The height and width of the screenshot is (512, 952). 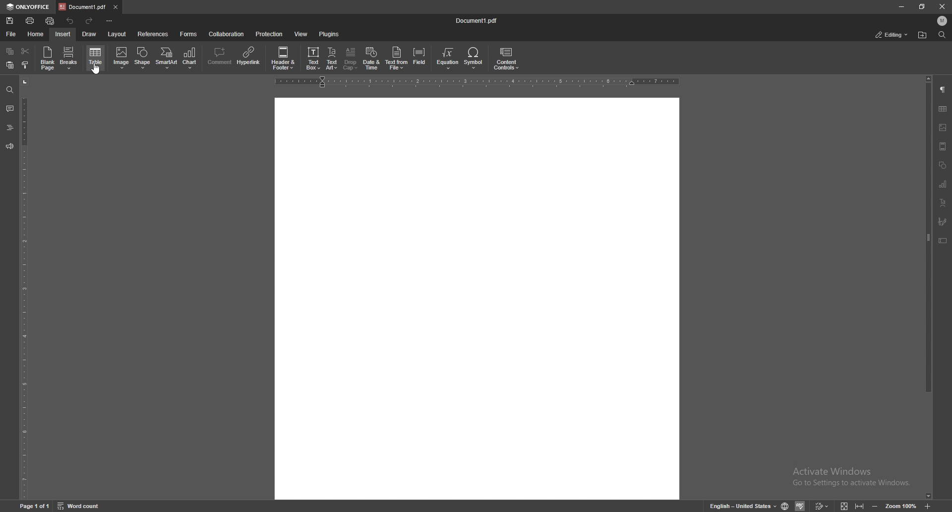 What do you see at coordinates (70, 58) in the screenshot?
I see `breaks` at bounding box center [70, 58].